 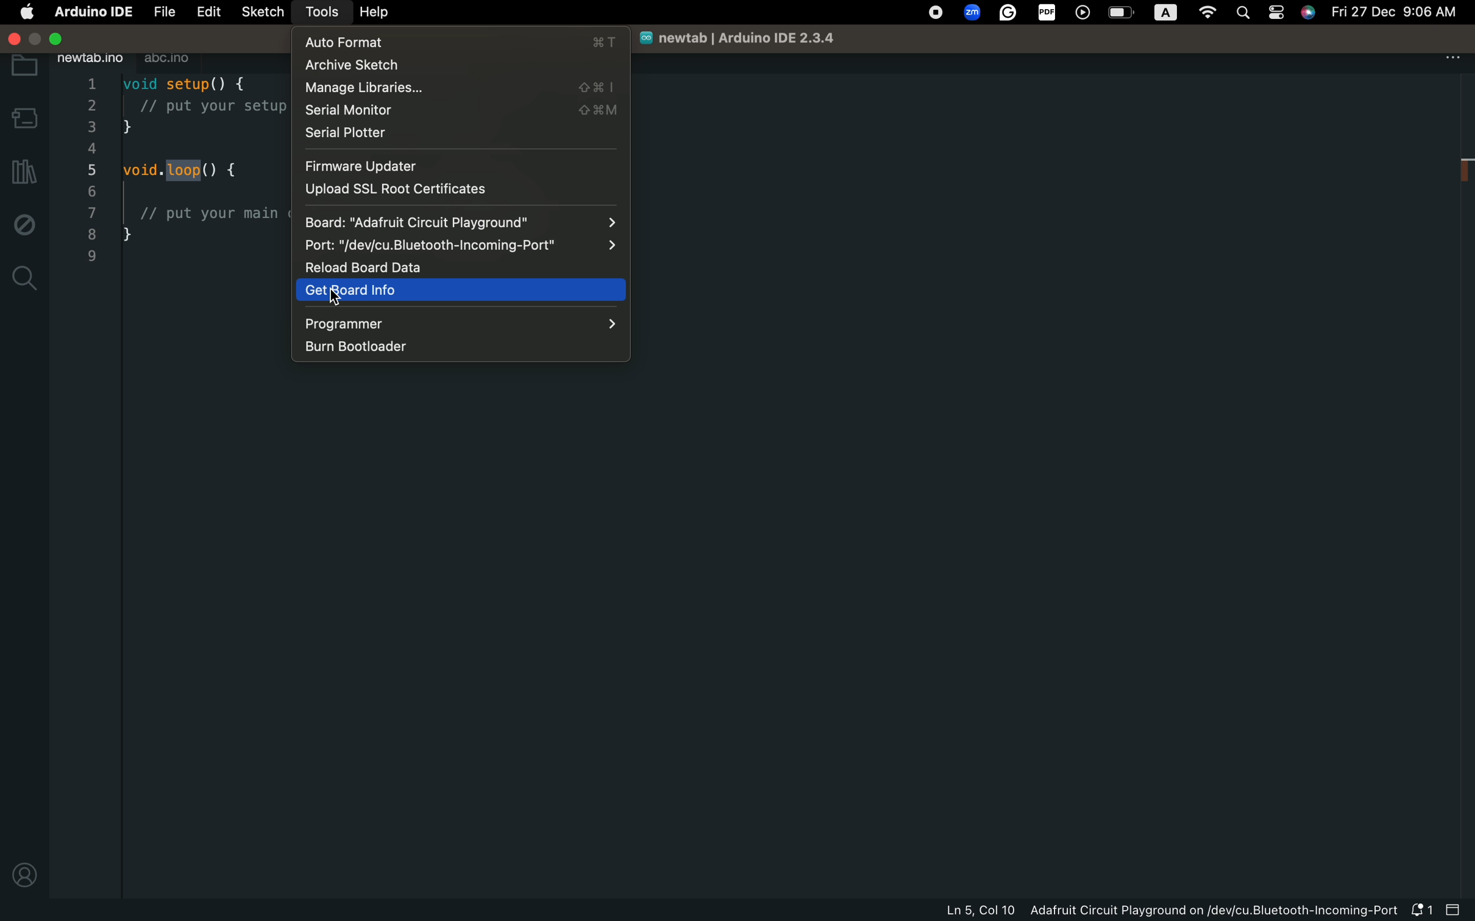 What do you see at coordinates (91, 12) in the screenshot?
I see `Arduino IDE` at bounding box center [91, 12].